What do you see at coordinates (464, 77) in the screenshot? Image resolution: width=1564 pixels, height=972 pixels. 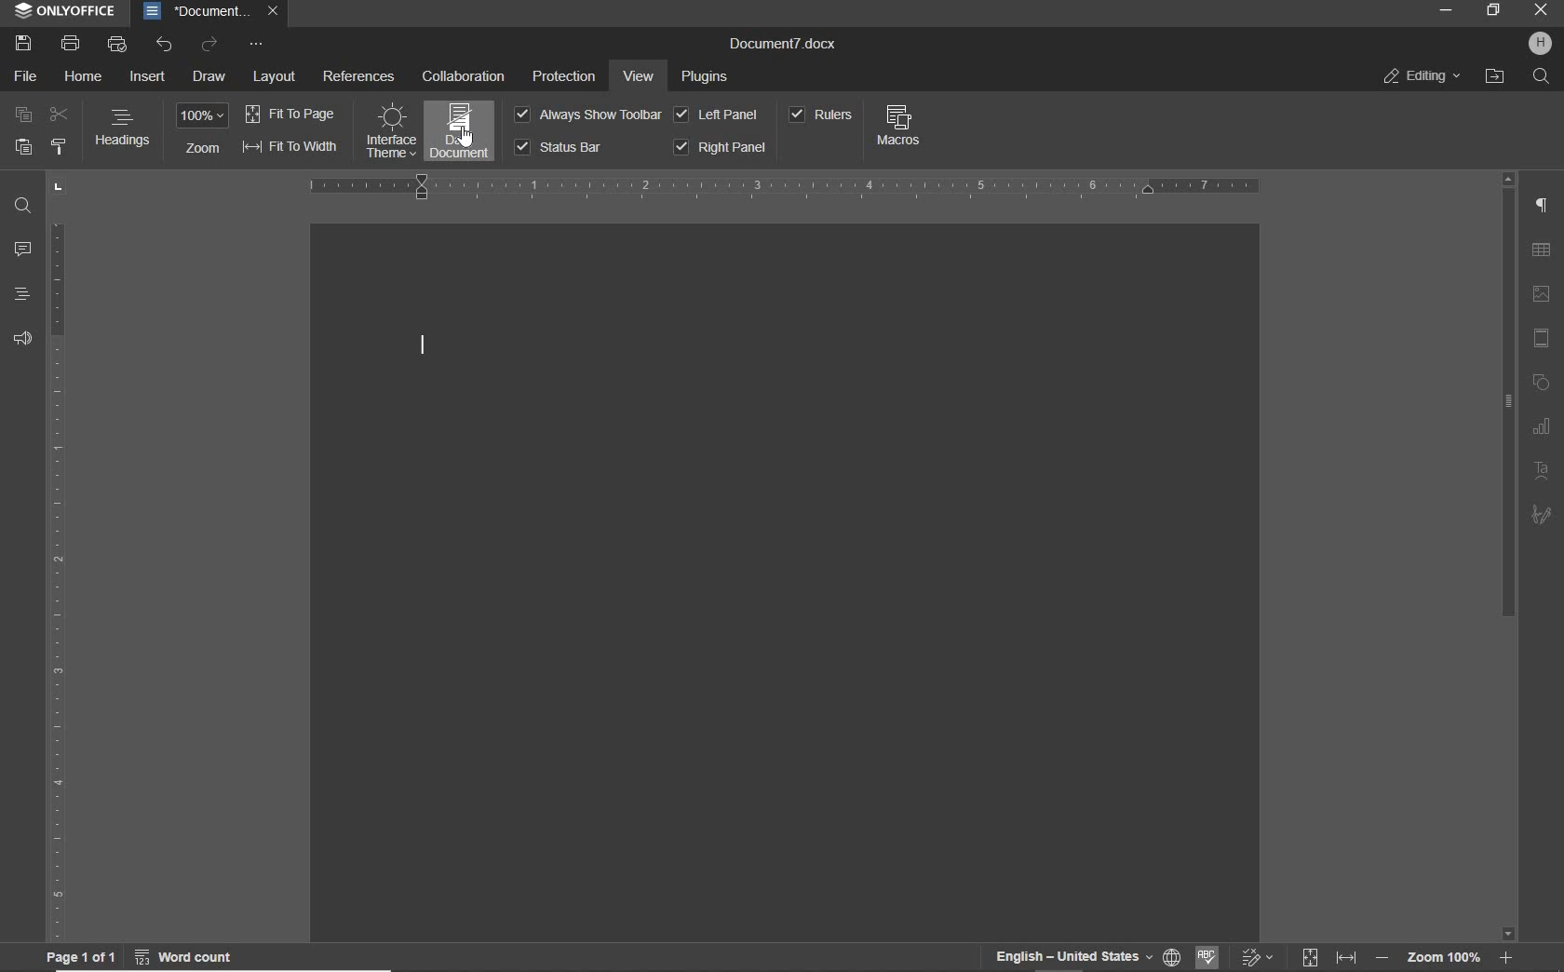 I see `COLLABORATION` at bounding box center [464, 77].